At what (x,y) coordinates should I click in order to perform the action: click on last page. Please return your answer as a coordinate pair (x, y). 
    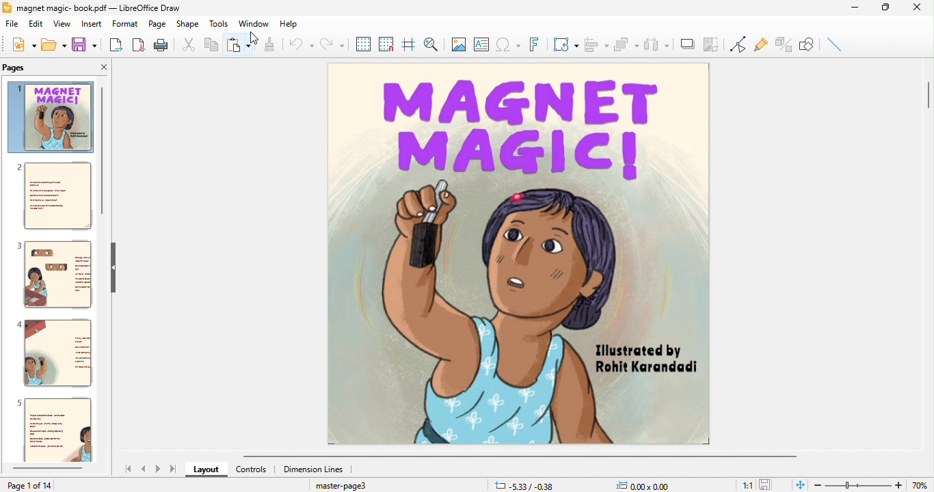
    Looking at the image, I should click on (174, 471).